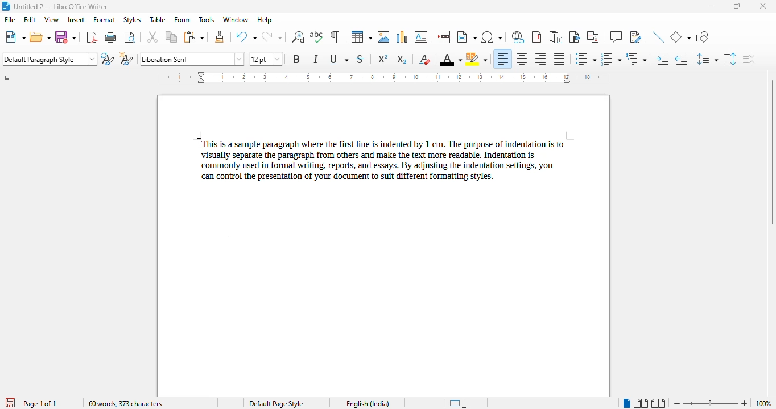 The image size is (776, 409). Describe the element at coordinates (712, 6) in the screenshot. I see `minimize` at that location.